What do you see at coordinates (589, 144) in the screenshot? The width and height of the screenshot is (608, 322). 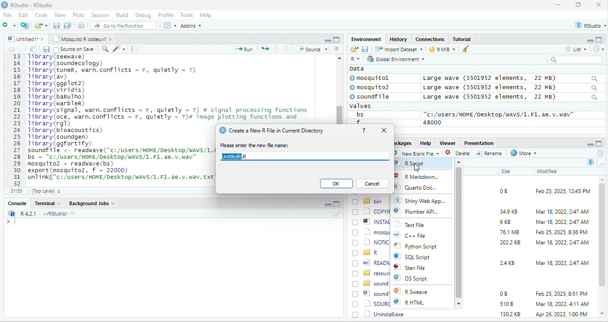 I see `minimize` at bounding box center [589, 144].